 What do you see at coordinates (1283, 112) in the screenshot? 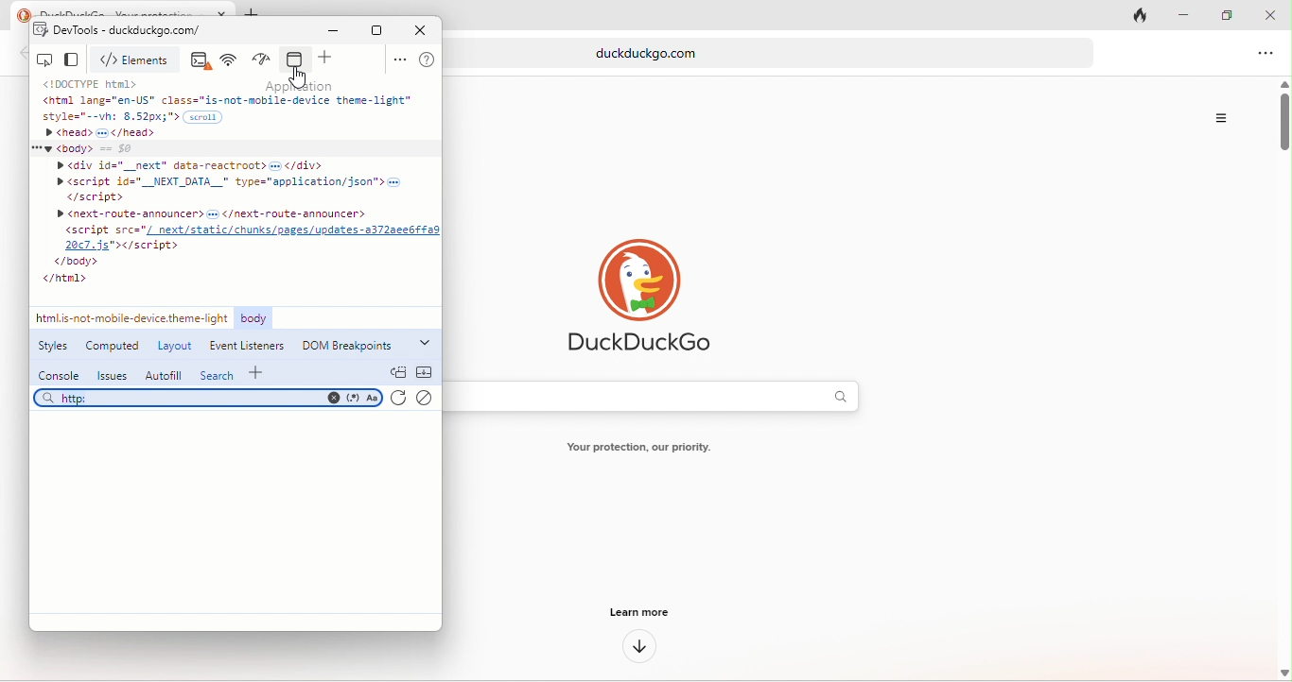
I see `vertical scroll bar` at bounding box center [1283, 112].